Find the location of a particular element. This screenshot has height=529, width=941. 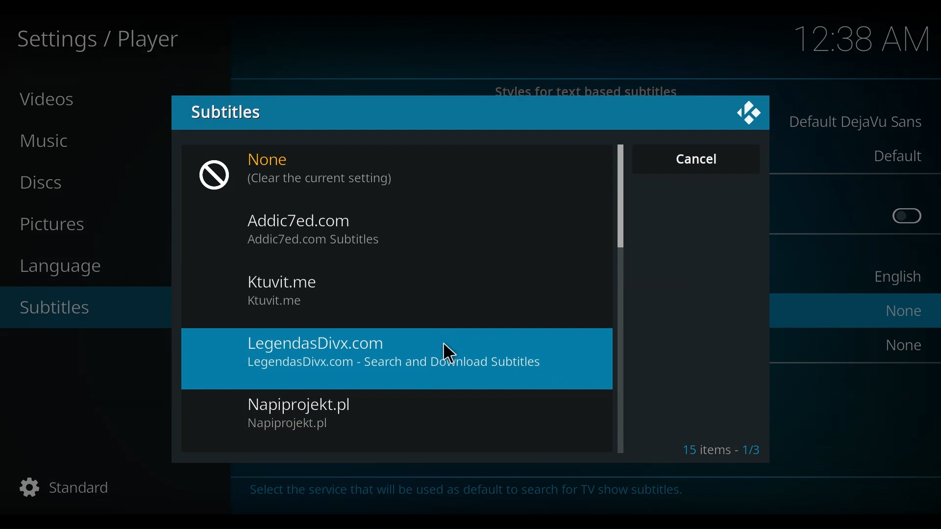

Kodi logo is located at coordinates (746, 113).